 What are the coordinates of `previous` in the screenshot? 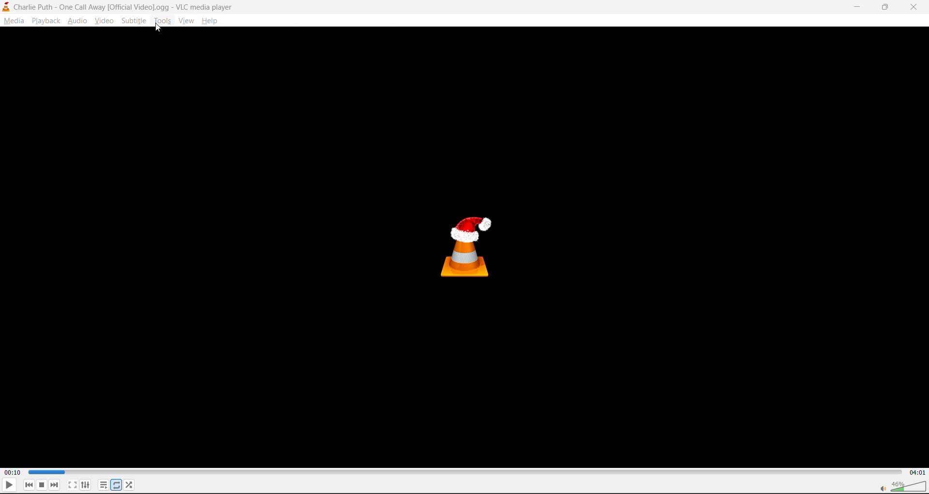 It's located at (29, 485).